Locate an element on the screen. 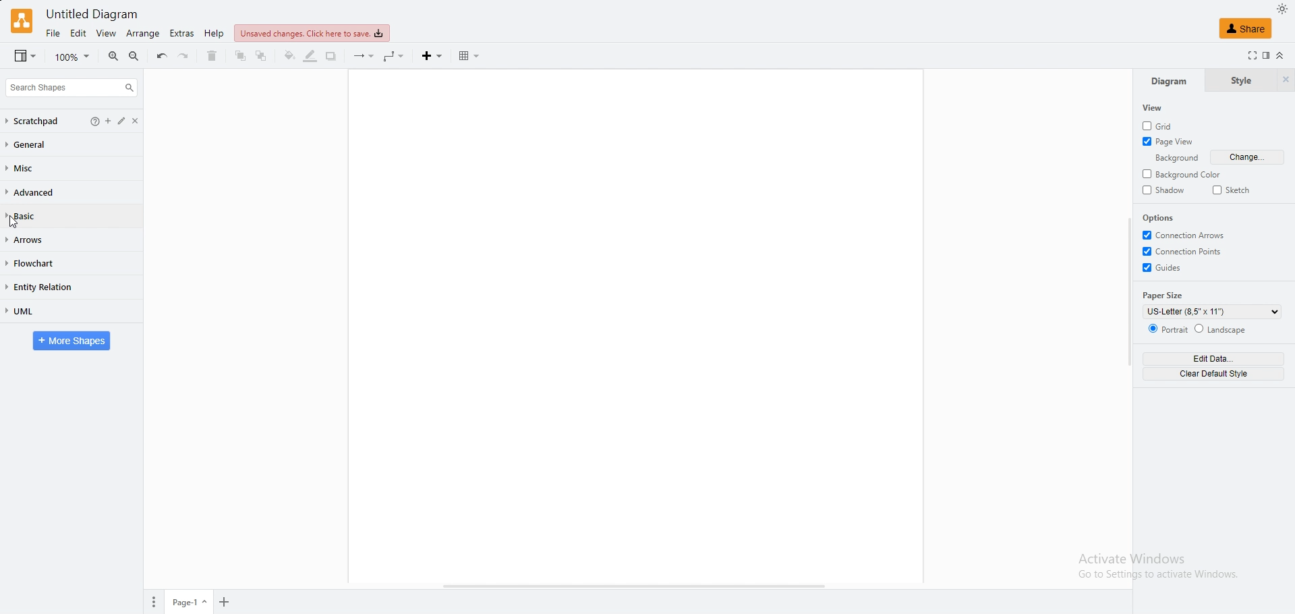  style is located at coordinates (1240, 81).